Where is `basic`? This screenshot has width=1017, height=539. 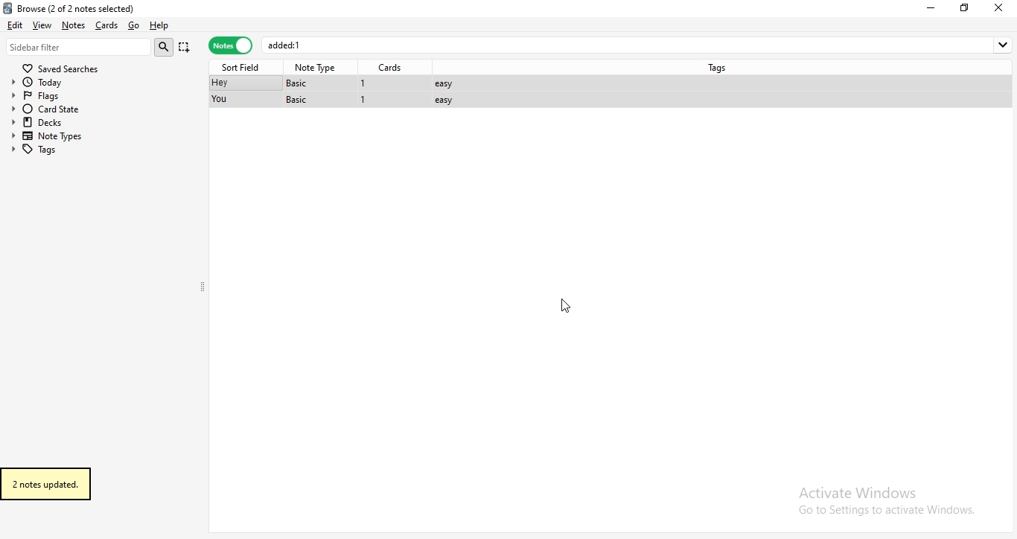
basic is located at coordinates (302, 83).